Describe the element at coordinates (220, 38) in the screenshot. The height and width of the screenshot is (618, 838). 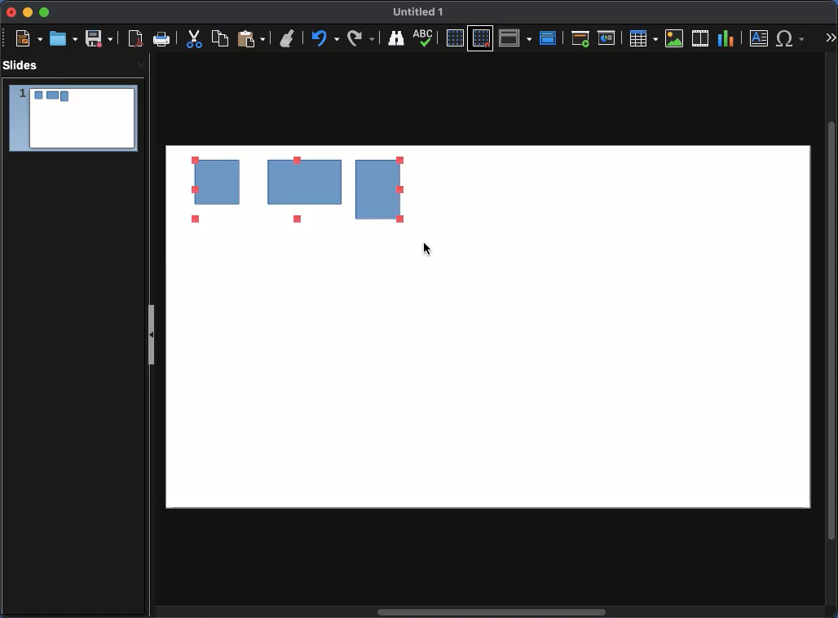
I see `Copy` at that location.